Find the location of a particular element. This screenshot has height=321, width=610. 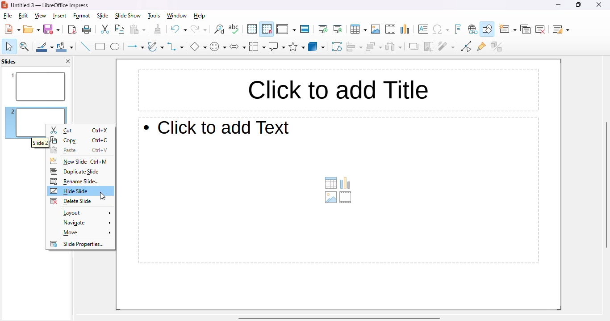

duplicate slide is located at coordinates (74, 171).